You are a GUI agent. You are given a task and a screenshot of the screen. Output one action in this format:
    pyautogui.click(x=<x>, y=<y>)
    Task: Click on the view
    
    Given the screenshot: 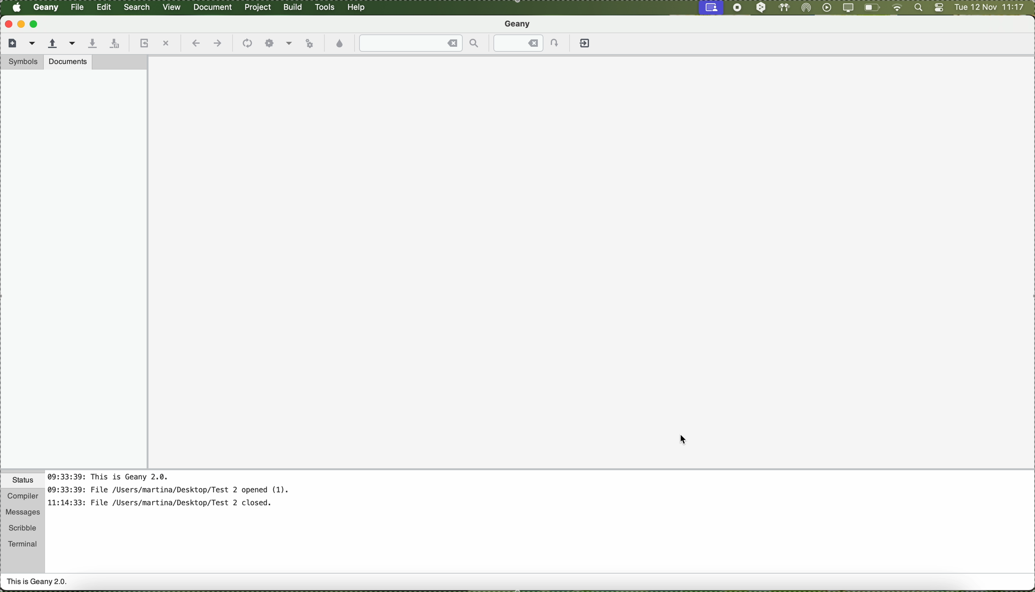 What is the action you would take?
    pyautogui.click(x=172, y=6)
    